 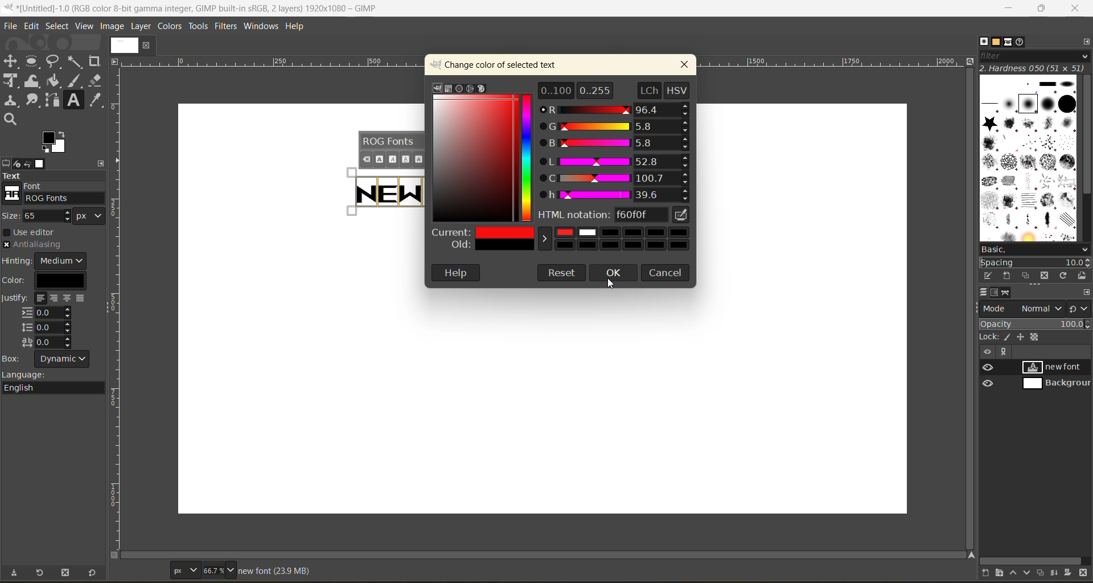 What do you see at coordinates (559, 275) in the screenshot?
I see `reset` at bounding box center [559, 275].